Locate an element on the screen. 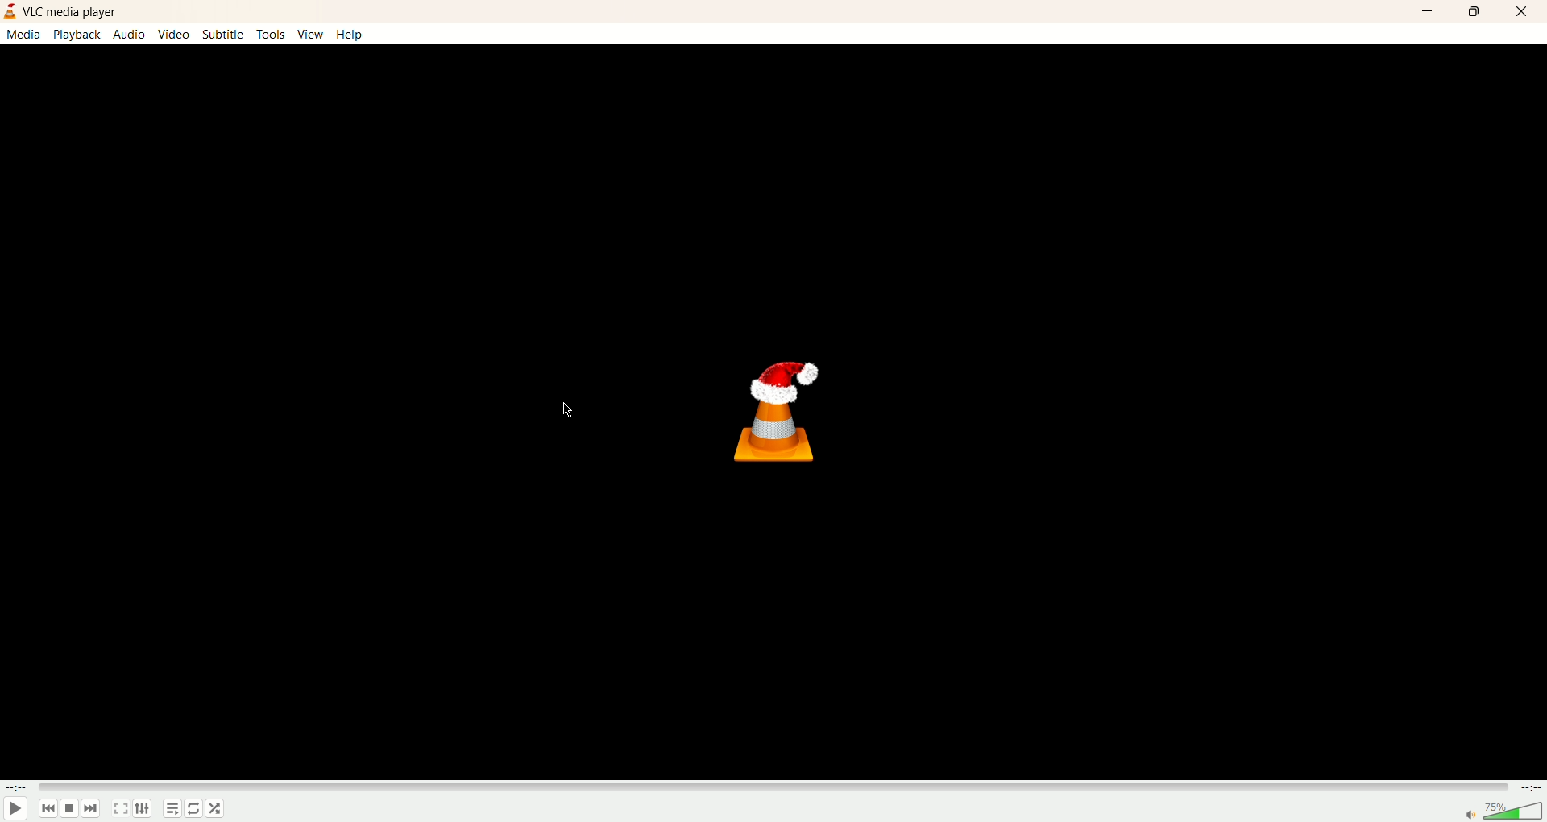  minimize is located at coordinates (1429, 11).